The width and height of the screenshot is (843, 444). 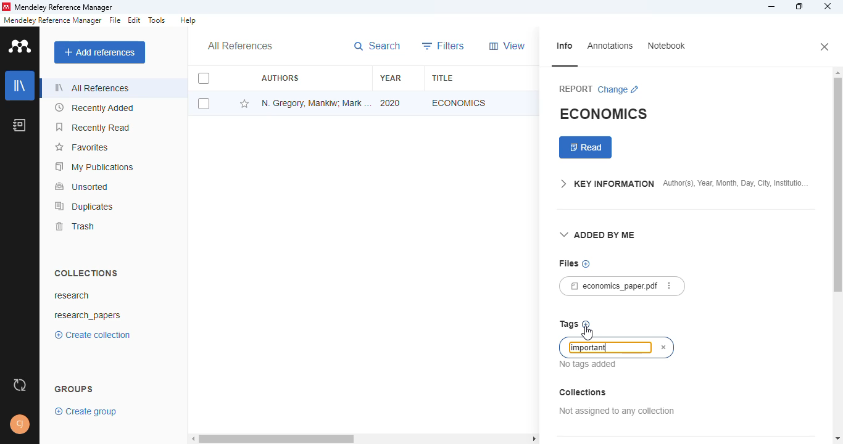 I want to click on no files chosen, so click(x=586, y=264).